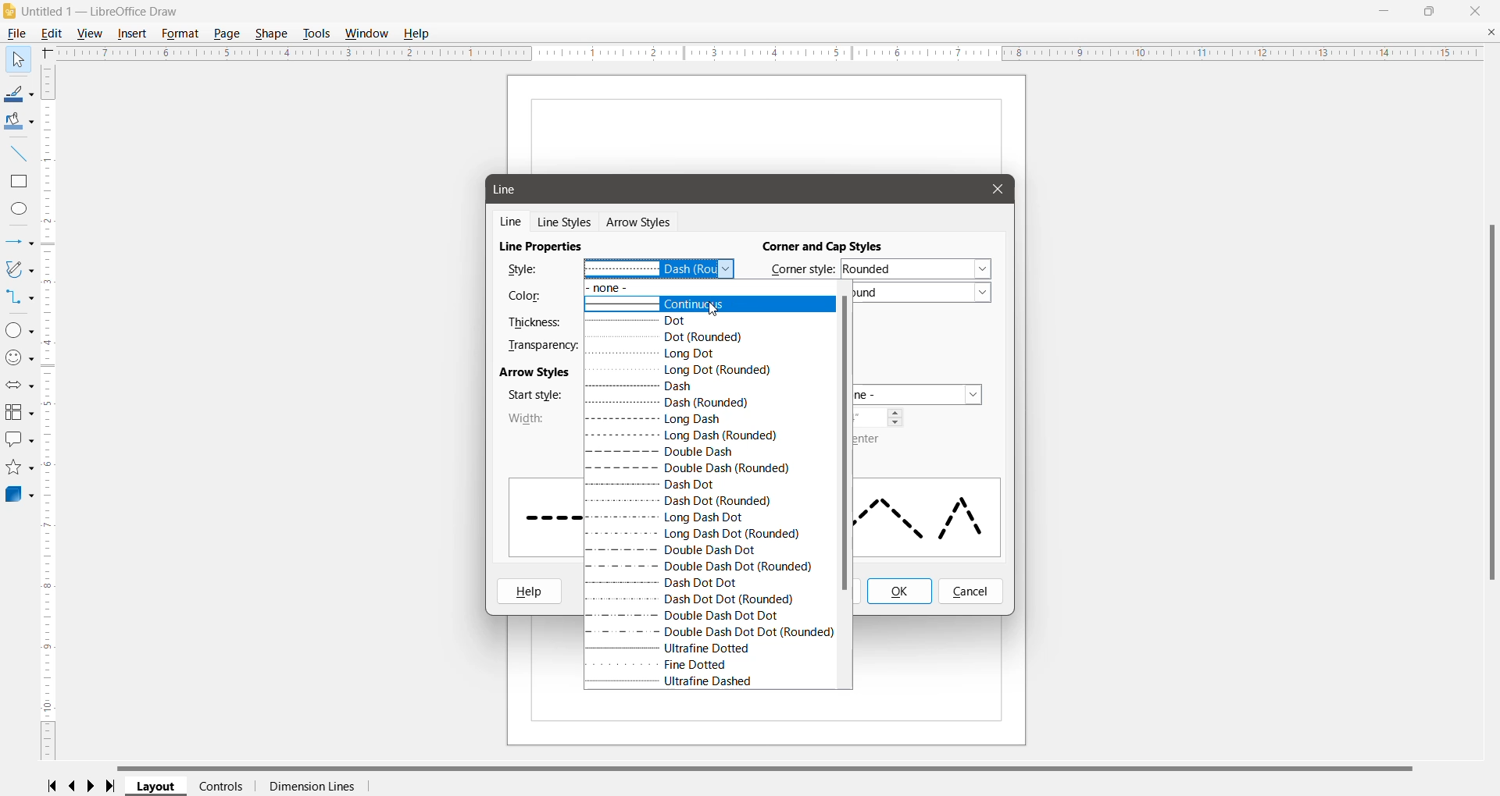  Describe the element at coordinates (16, 34) in the screenshot. I see `File` at that location.